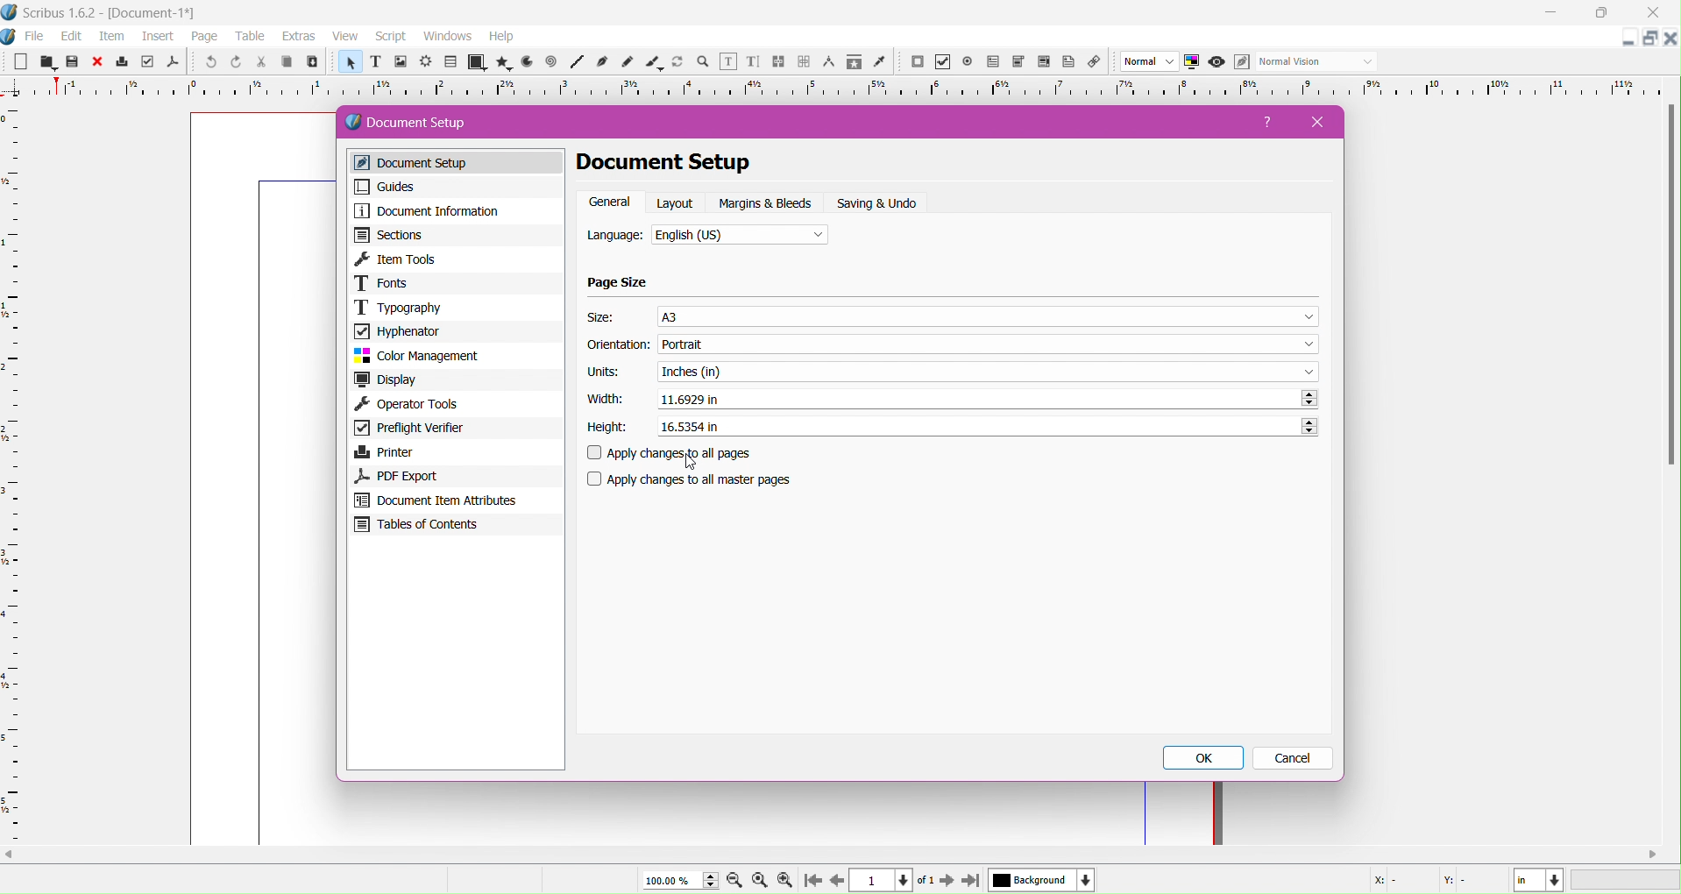  I want to click on Ruler, so click(12, 473).